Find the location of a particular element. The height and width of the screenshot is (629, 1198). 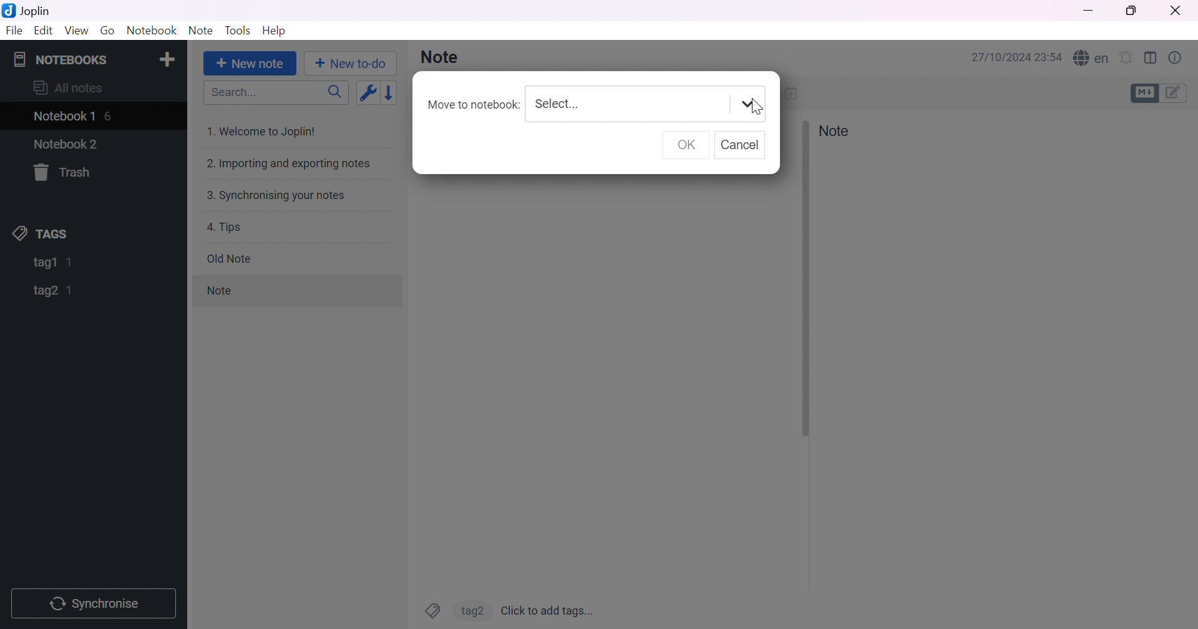

Tools is located at coordinates (236, 30).